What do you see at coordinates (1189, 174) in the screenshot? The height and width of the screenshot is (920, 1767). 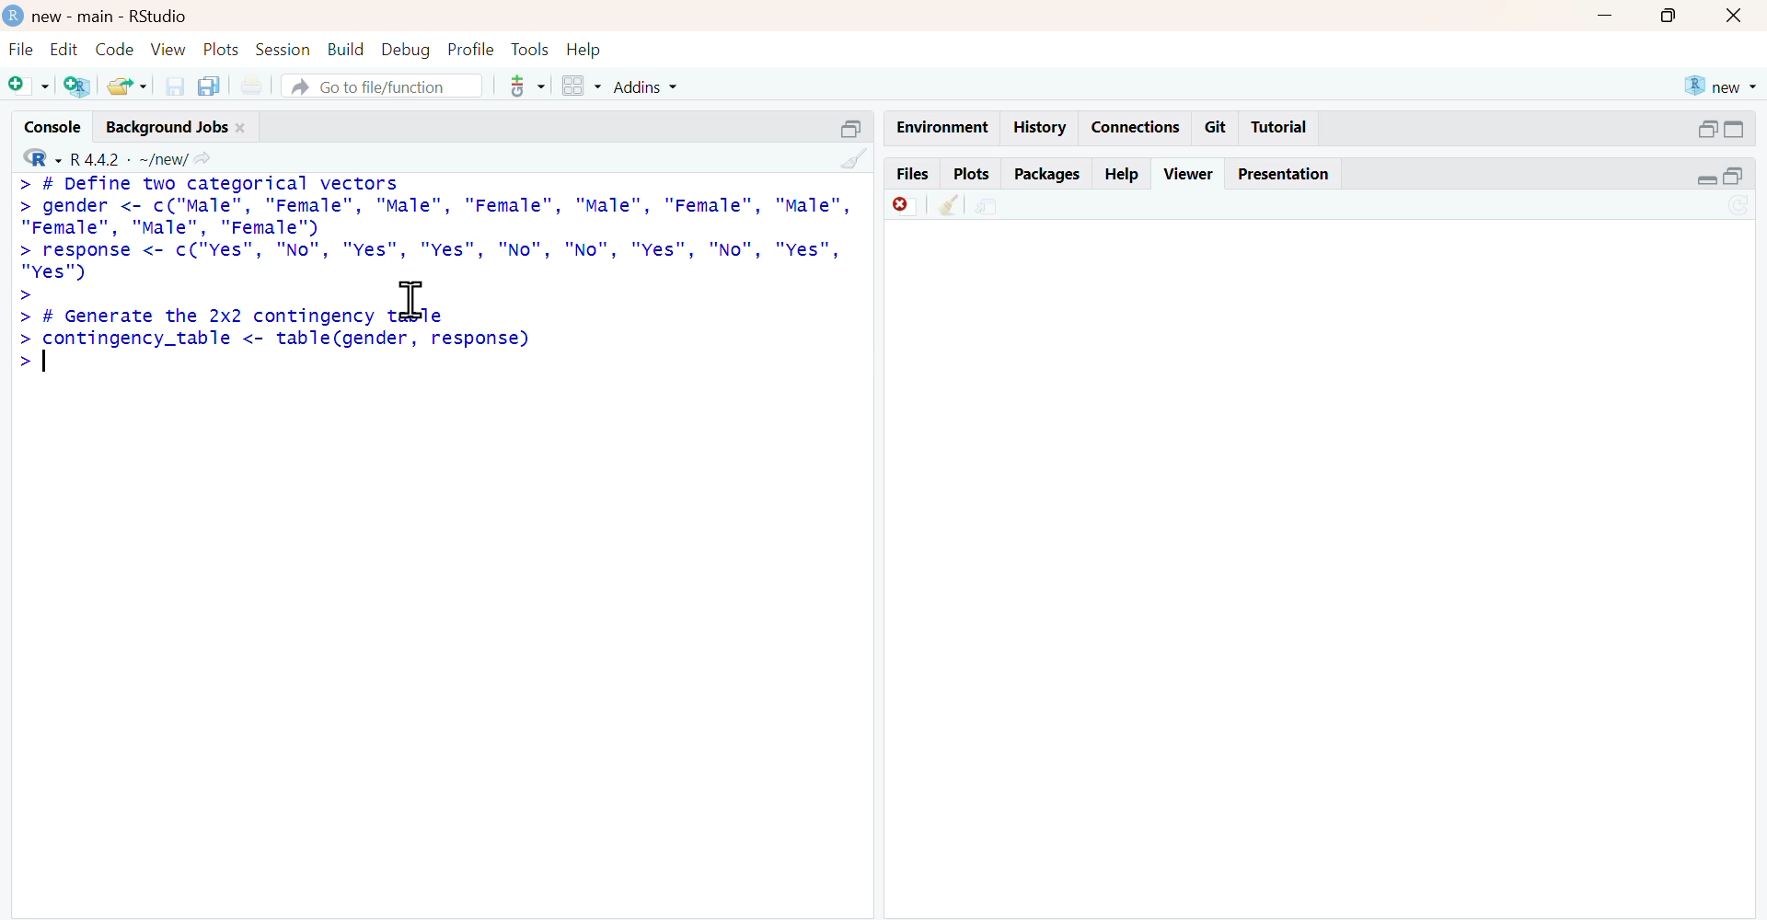 I see `viewer` at bounding box center [1189, 174].